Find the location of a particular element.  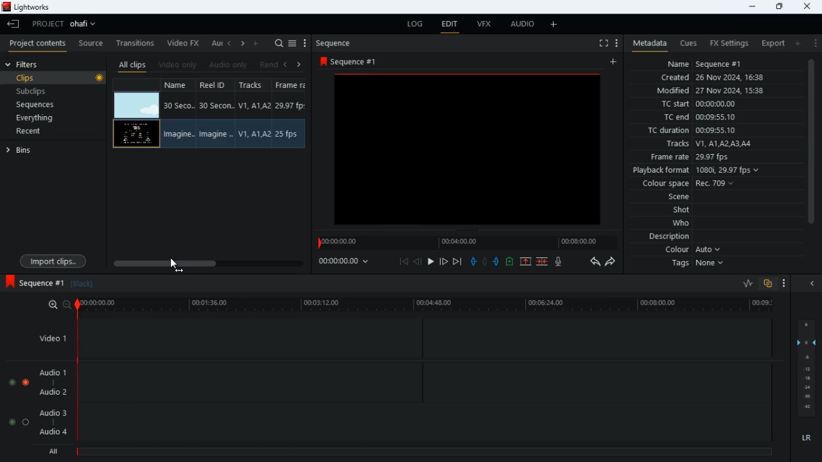

audio selection buttons is located at coordinates (19, 423).